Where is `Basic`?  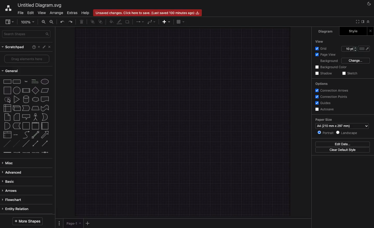
Basic is located at coordinates (9, 181).